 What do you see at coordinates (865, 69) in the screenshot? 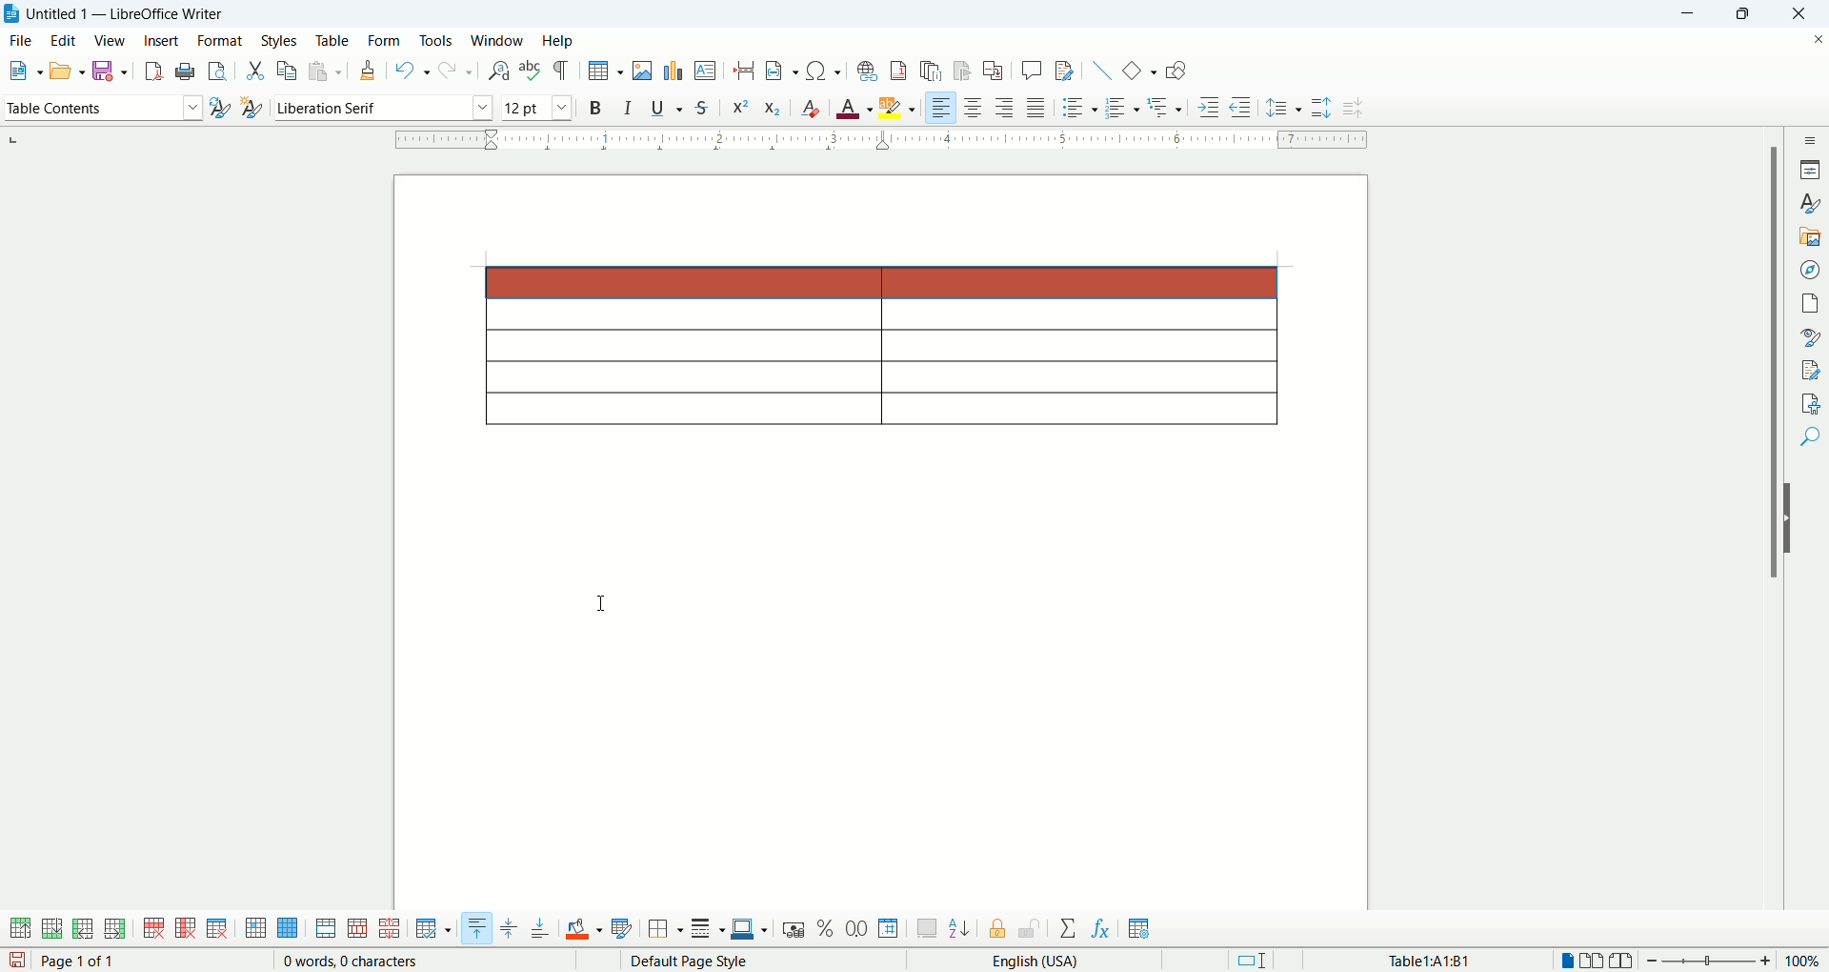
I see `insert hyperlink` at bounding box center [865, 69].